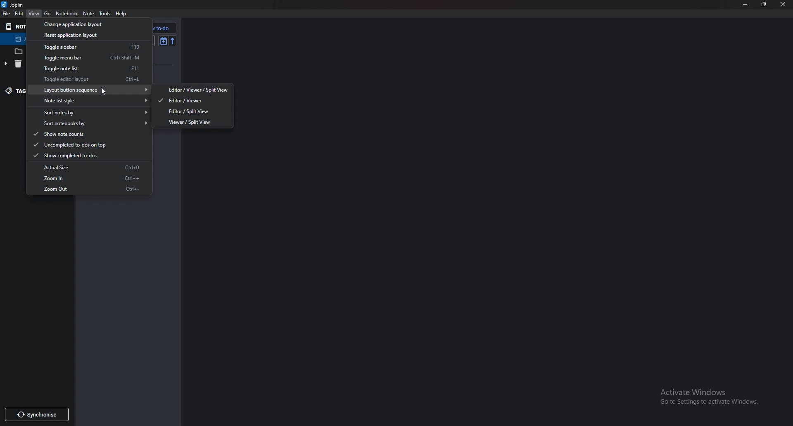 The image size is (793, 426). I want to click on toggle editor layout, so click(92, 79).